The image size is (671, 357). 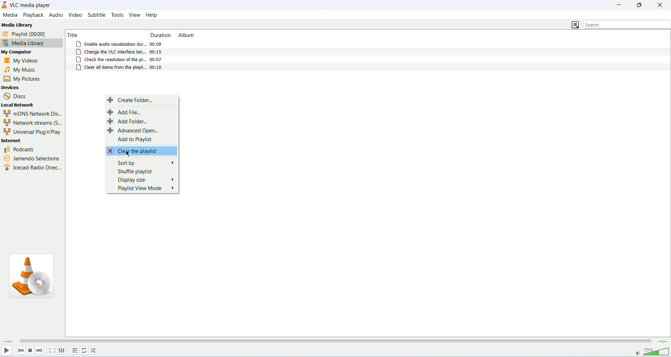 What do you see at coordinates (147, 163) in the screenshot?
I see `sort by` at bounding box center [147, 163].